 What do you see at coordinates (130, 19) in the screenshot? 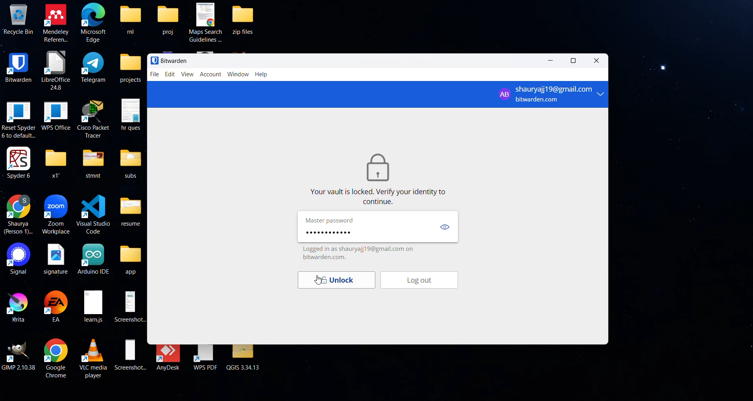
I see `ml` at bounding box center [130, 19].